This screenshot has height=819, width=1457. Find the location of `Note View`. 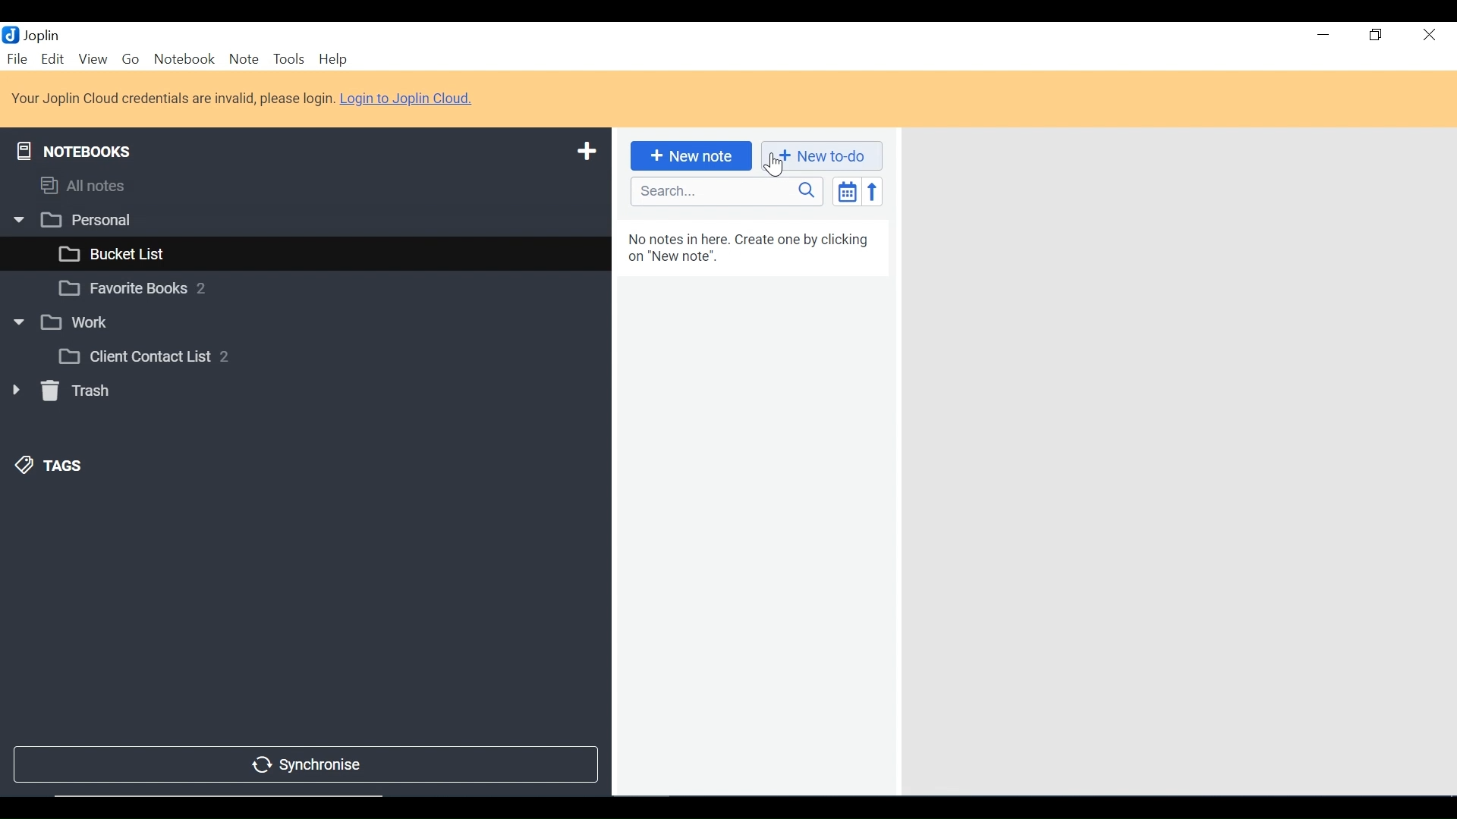

Note View is located at coordinates (1176, 460).